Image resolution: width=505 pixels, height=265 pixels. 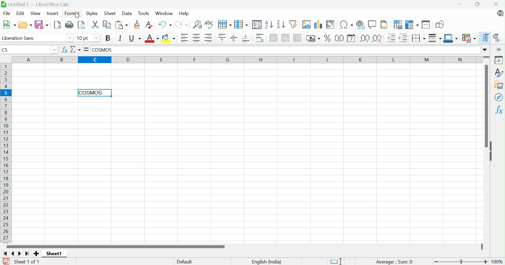 What do you see at coordinates (226, 24) in the screenshot?
I see `Row` at bounding box center [226, 24].